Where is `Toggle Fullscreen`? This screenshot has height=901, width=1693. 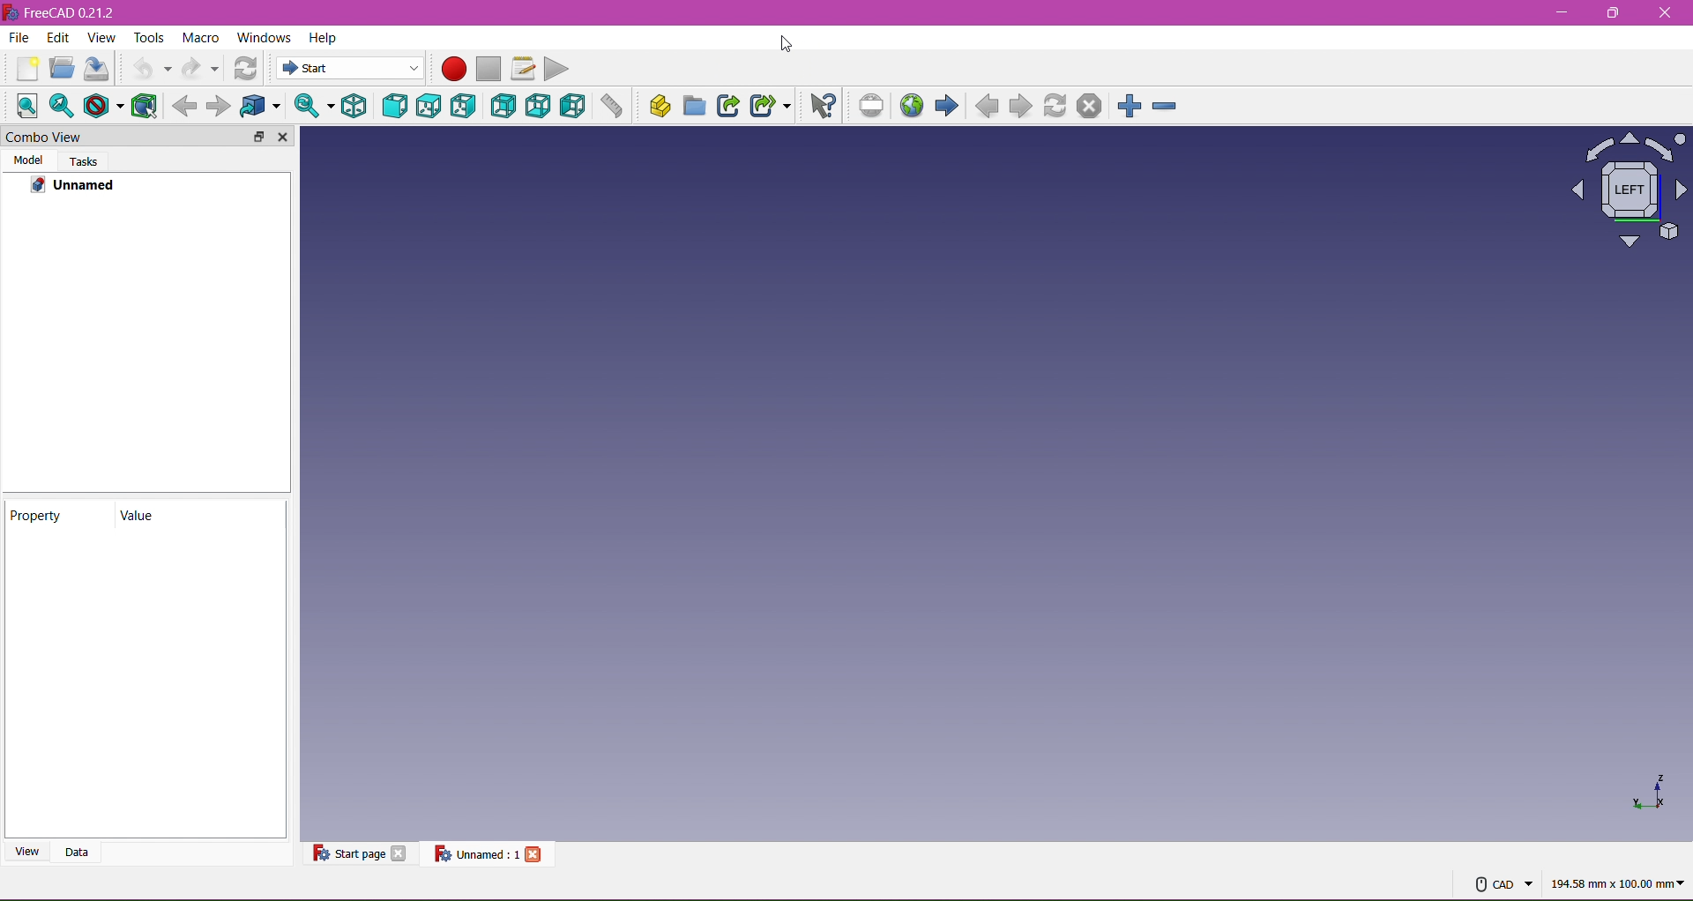
Toggle Fullscreen is located at coordinates (871, 105).